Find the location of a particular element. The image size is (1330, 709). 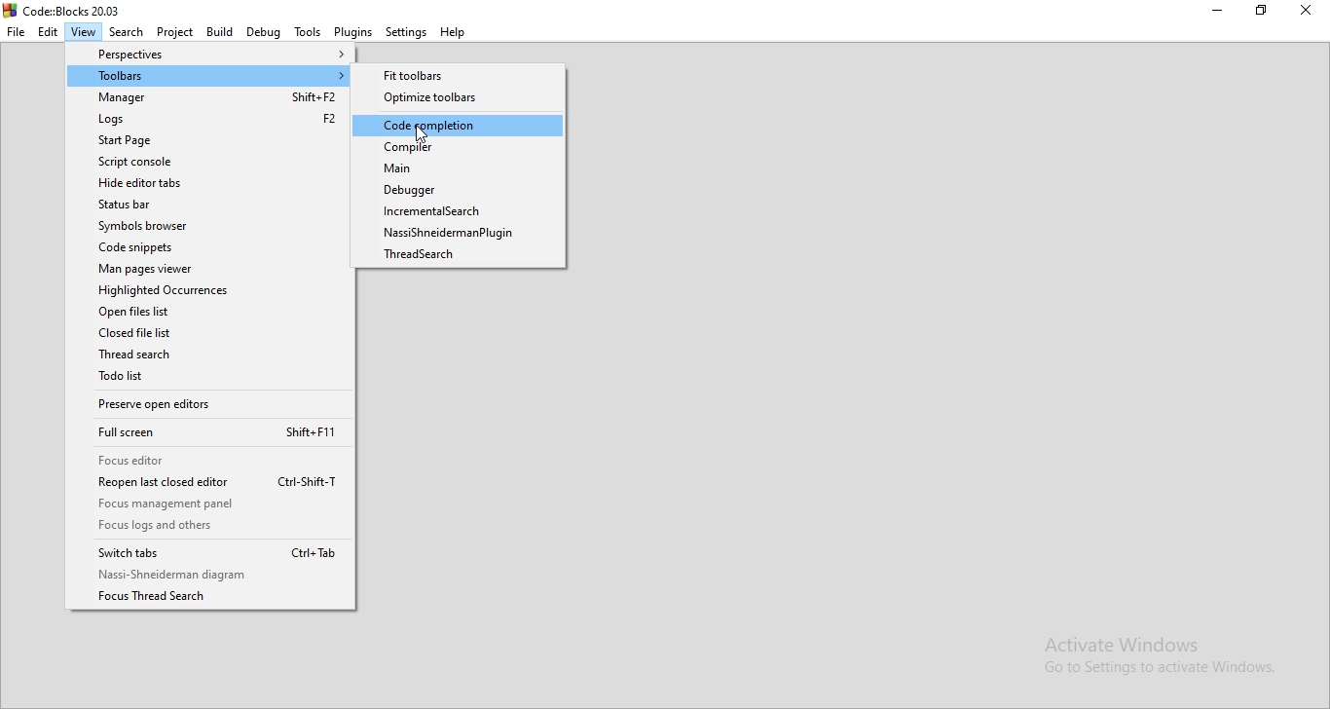

Code snippets is located at coordinates (211, 246).